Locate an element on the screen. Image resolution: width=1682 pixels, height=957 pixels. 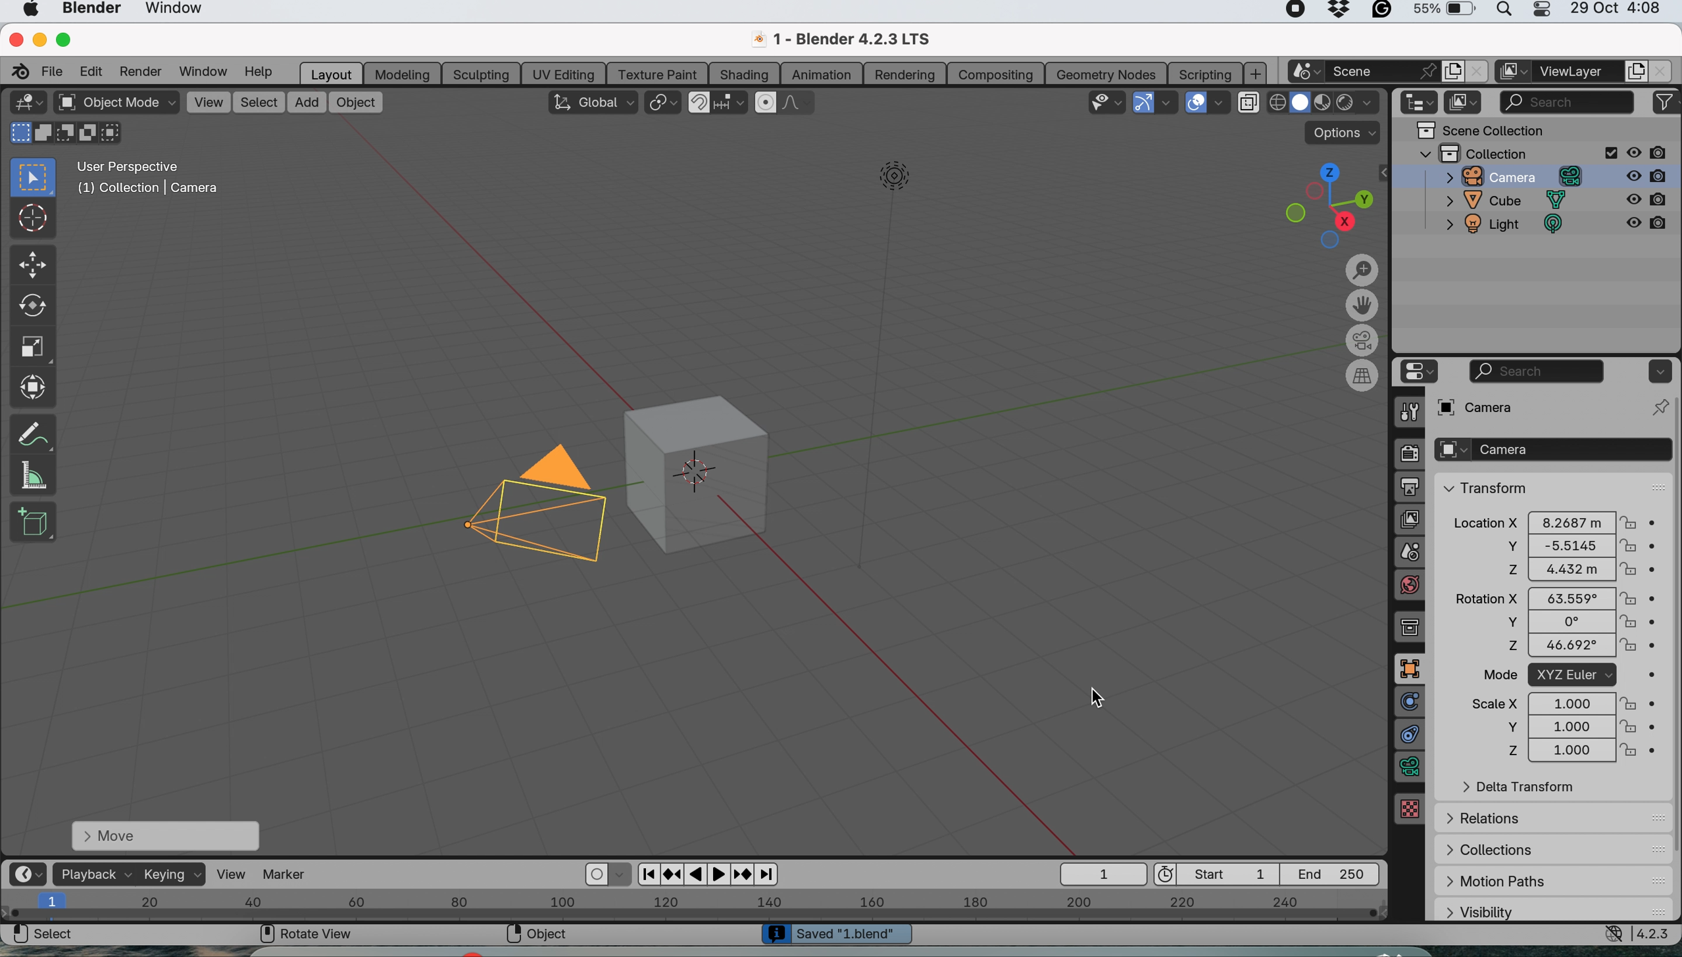
constraints is located at coordinates (1410, 736).